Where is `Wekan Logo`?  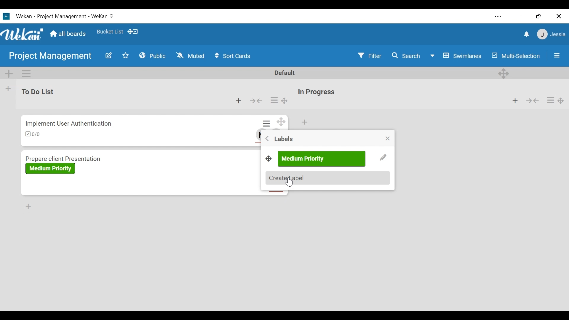 Wekan Logo is located at coordinates (22, 33).